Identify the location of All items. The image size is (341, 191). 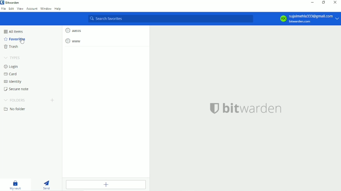
(14, 32).